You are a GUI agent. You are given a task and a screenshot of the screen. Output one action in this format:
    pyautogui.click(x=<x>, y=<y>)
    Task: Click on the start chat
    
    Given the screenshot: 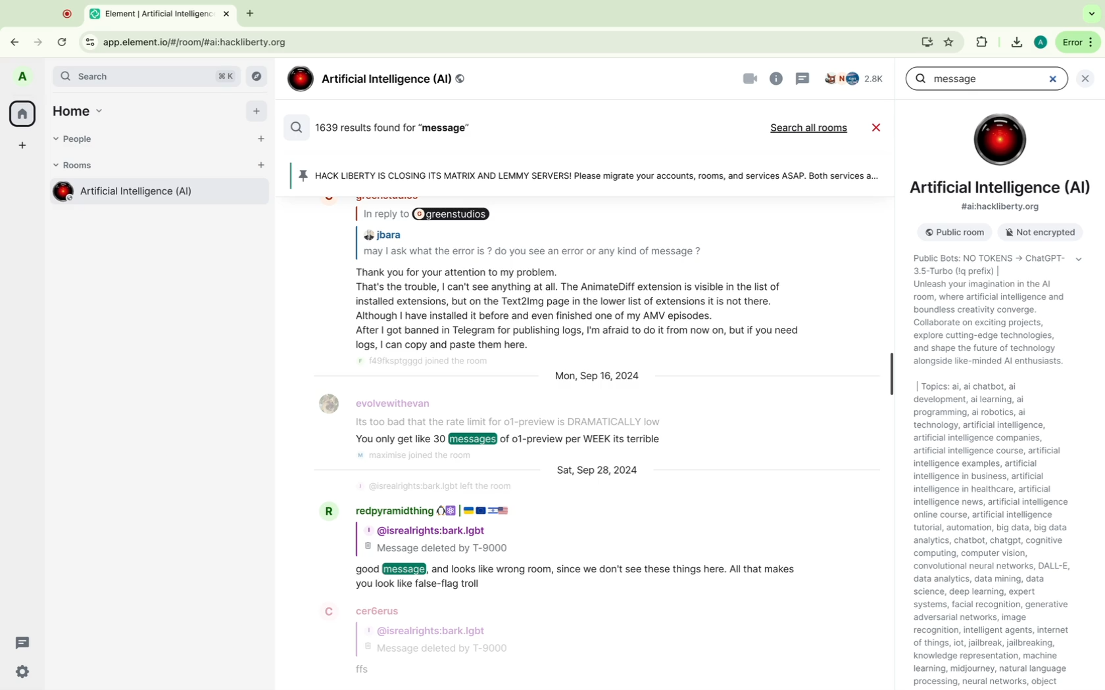 What is the action you would take?
    pyautogui.click(x=261, y=144)
    